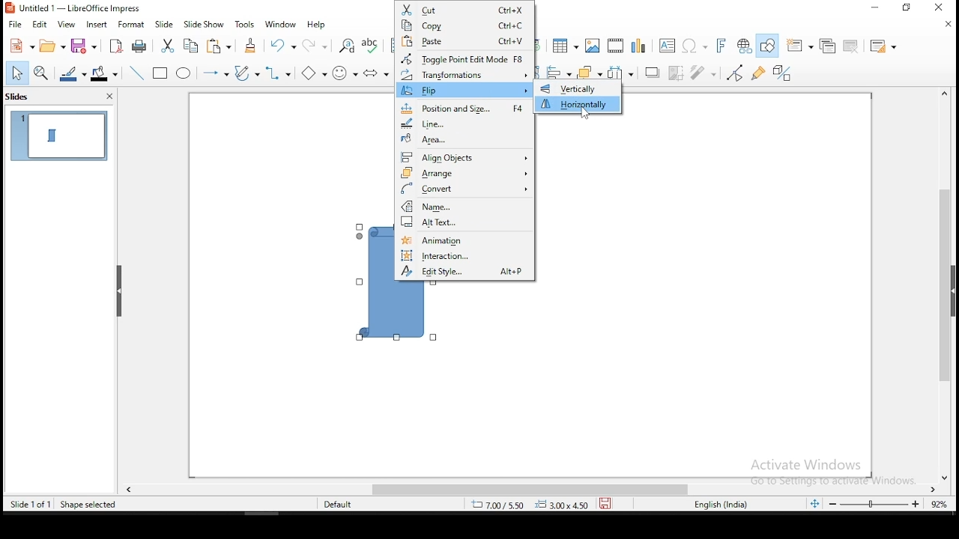  Describe the element at coordinates (695, 44) in the screenshot. I see `insert special characters` at that location.